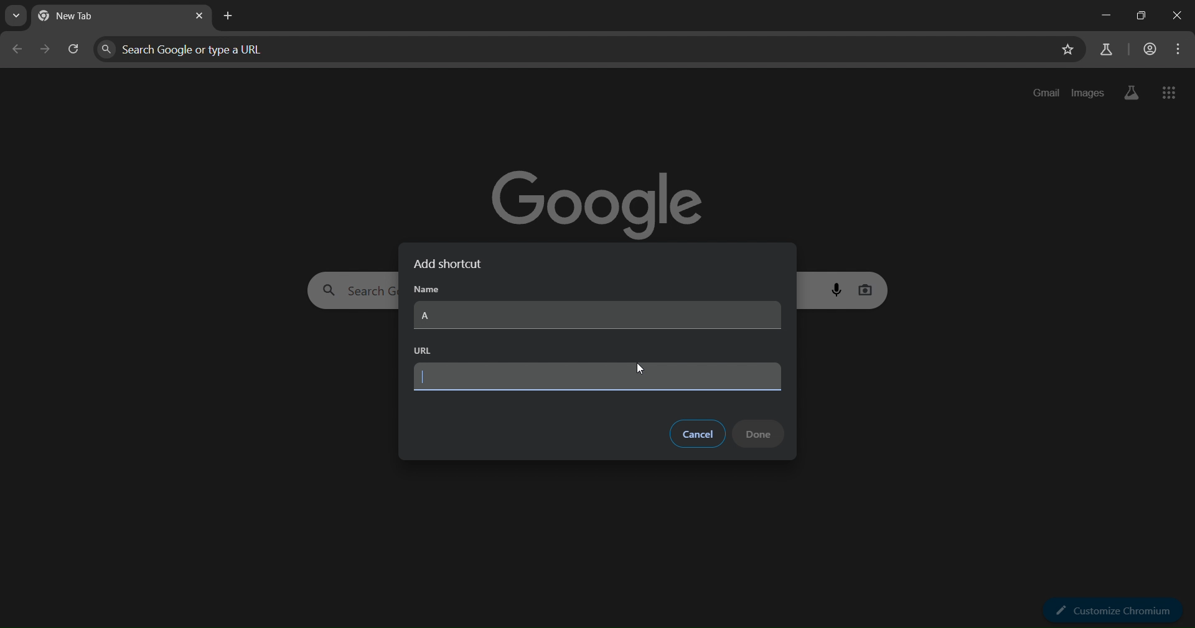 The height and width of the screenshot is (628, 1195). What do you see at coordinates (1149, 50) in the screenshot?
I see `account` at bounding box center [1149, 50].